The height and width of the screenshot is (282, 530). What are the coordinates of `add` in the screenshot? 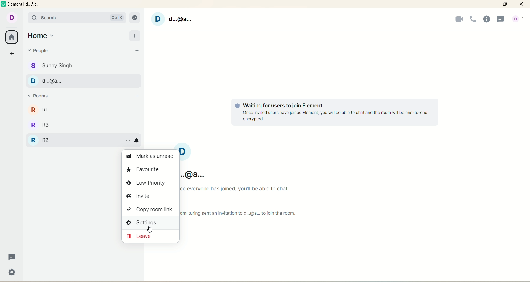 It's located at (137, 96).